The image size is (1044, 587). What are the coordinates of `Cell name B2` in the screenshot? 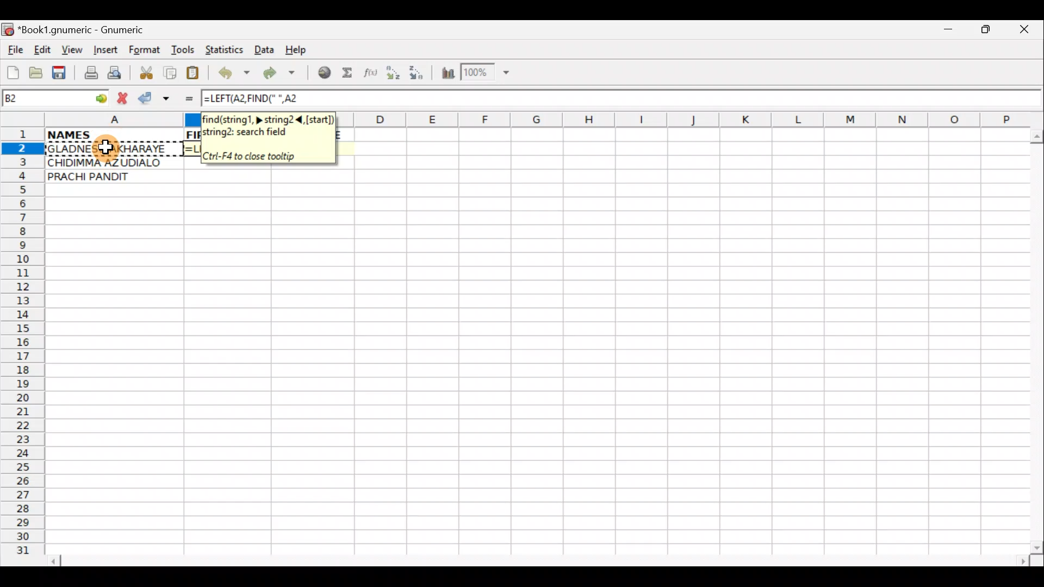 It's located at (41, 98).